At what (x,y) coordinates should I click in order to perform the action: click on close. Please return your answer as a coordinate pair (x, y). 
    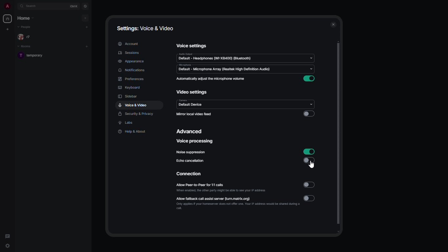
    Looking at the image, I should click on (333, 25).